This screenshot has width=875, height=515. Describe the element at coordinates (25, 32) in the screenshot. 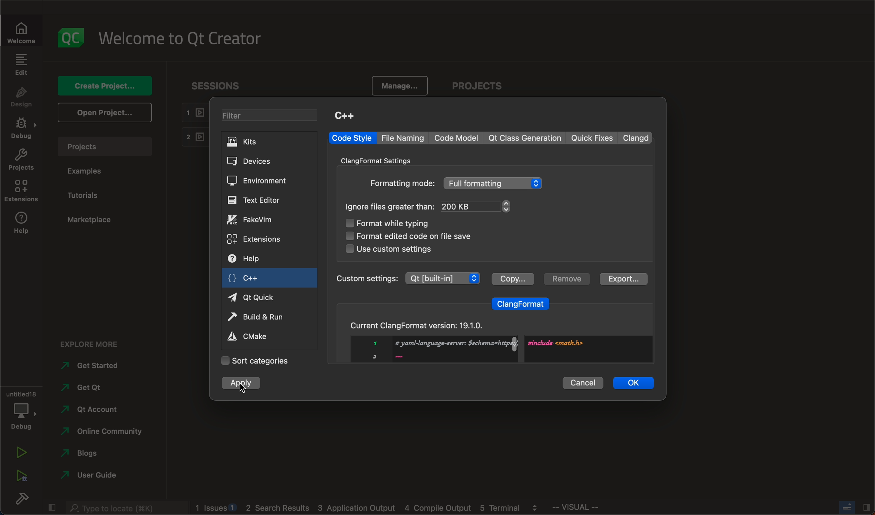

I see `welcome` at that location.